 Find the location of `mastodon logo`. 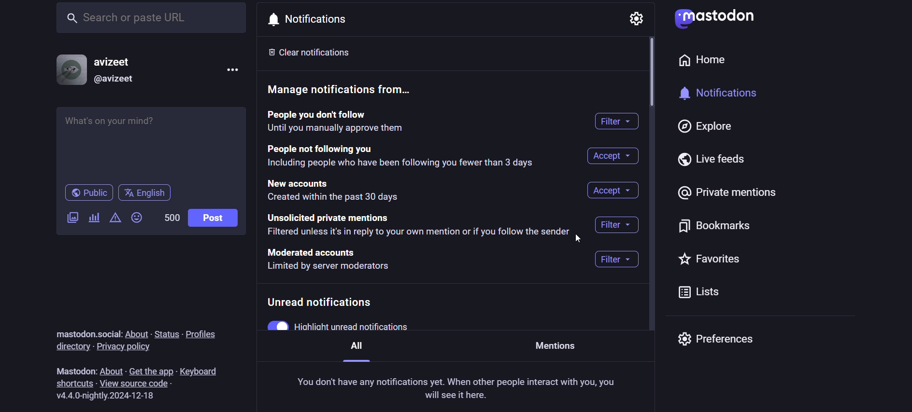

mastodon logo is located at coordinates (712, 19).